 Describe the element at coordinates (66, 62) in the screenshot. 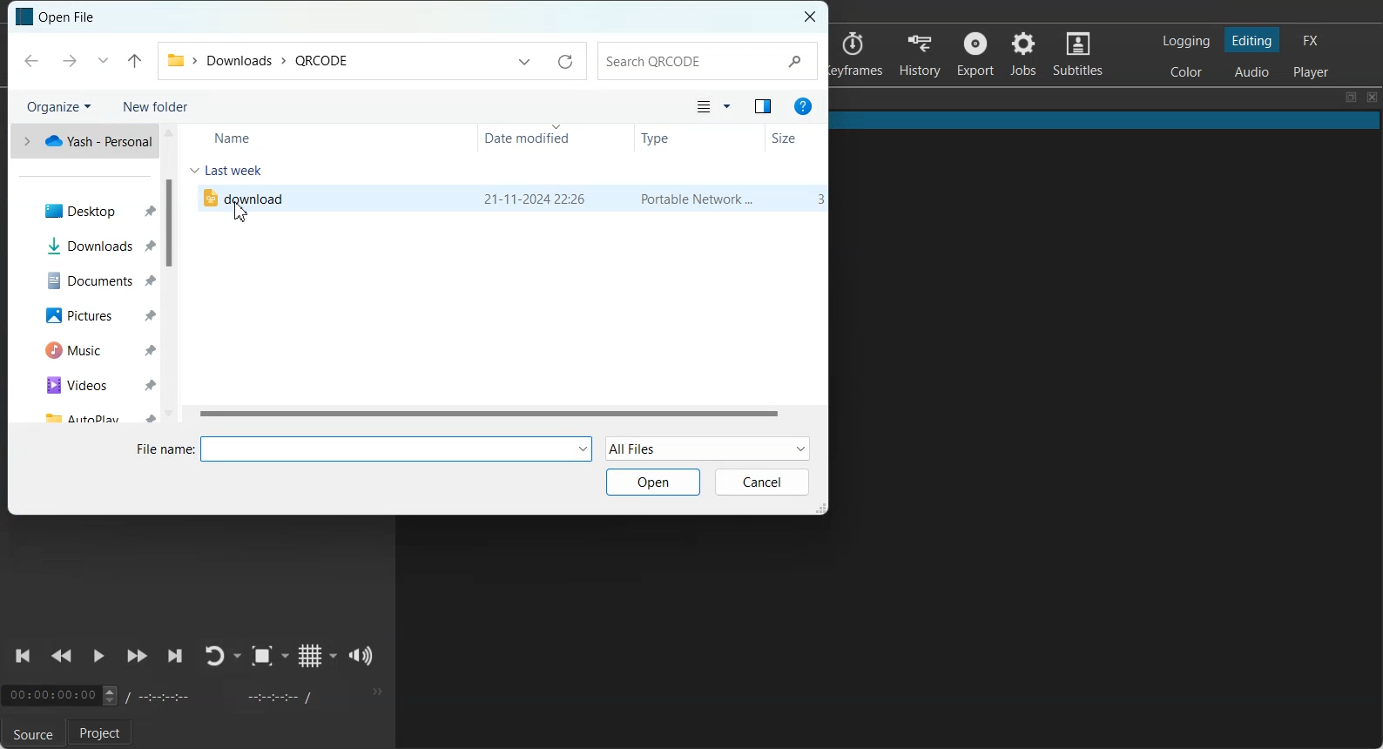

I see `Forward` at that location.